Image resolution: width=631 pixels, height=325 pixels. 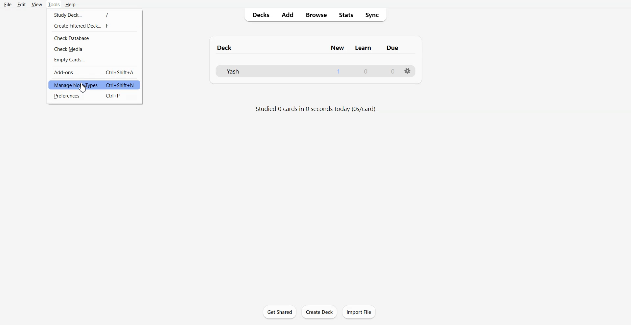 What do you see at coordinates (366, 72) in the screenshot?
I see `Text` at bounding box center [366, 72].